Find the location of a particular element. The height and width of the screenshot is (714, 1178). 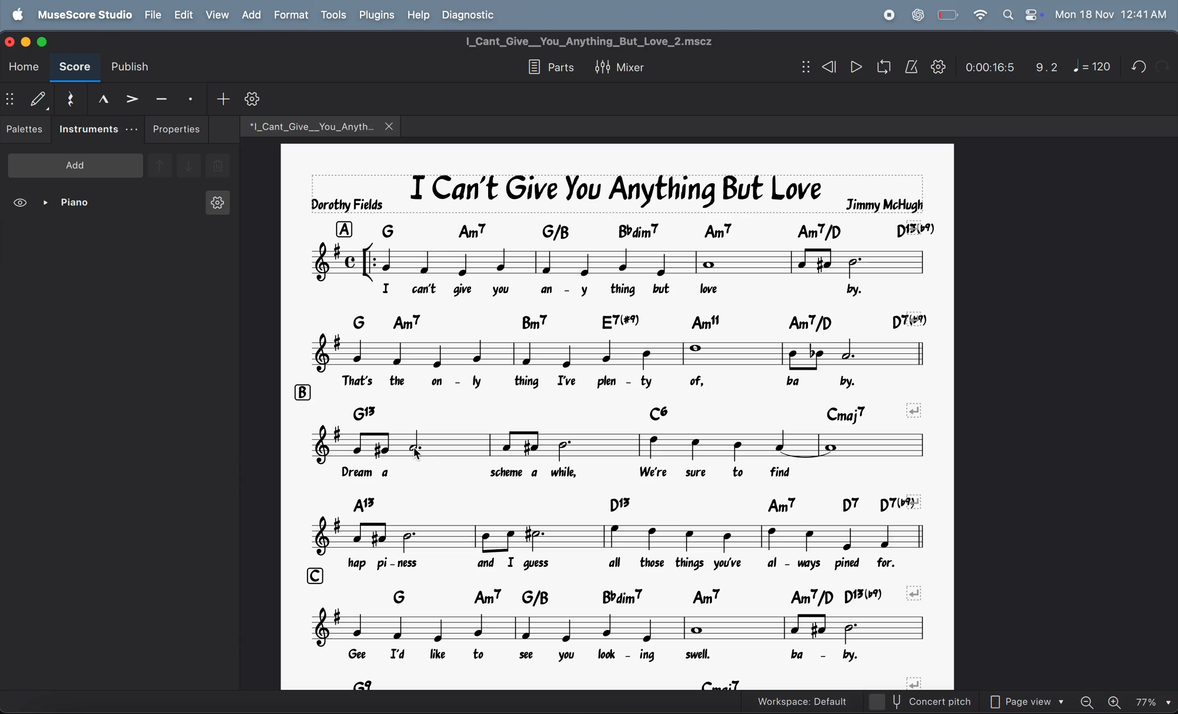

time frame is located at coordinates (985, 68).